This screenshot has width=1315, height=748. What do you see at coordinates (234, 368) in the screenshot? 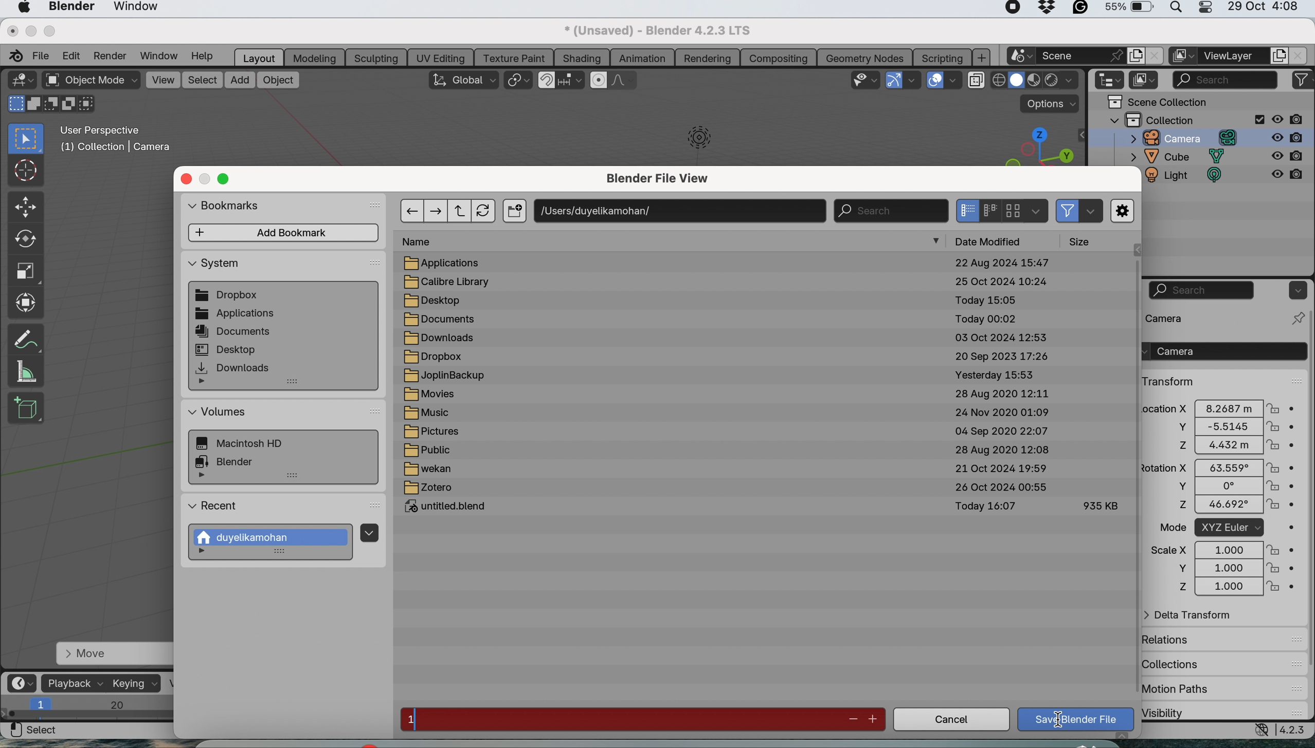
I see `downloads` at bounding box center [234, 368].